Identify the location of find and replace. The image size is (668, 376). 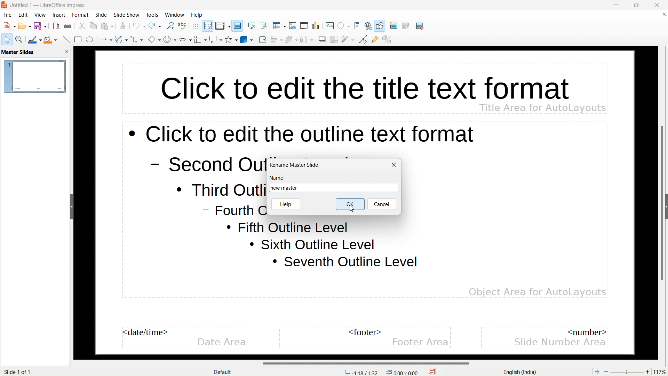
(171, 26).